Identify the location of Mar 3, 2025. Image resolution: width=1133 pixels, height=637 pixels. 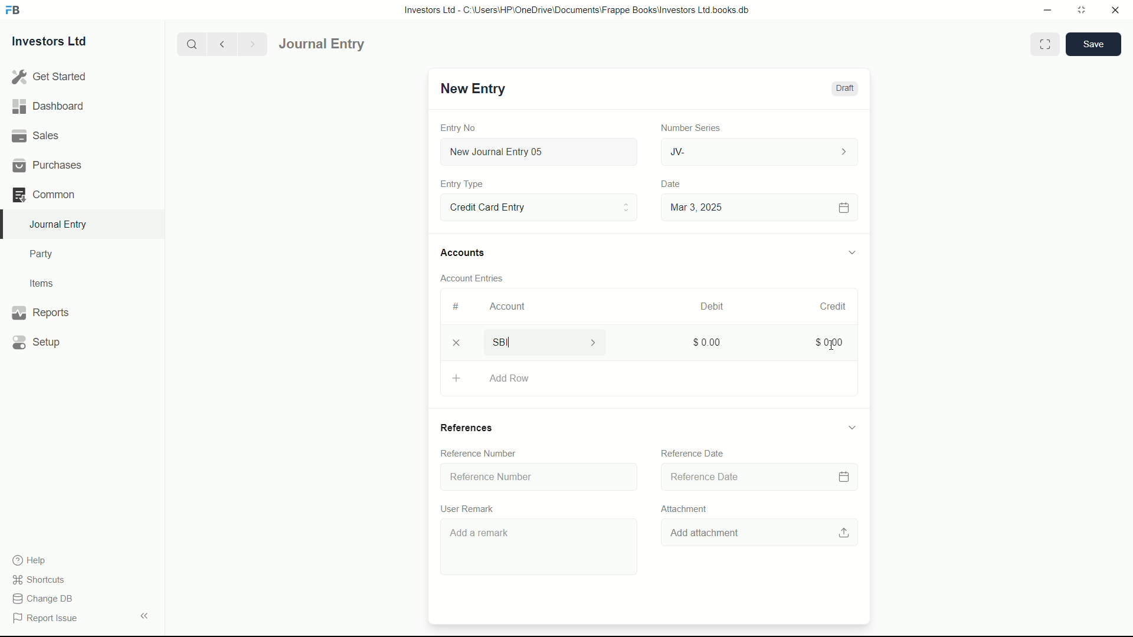
(758, 207).